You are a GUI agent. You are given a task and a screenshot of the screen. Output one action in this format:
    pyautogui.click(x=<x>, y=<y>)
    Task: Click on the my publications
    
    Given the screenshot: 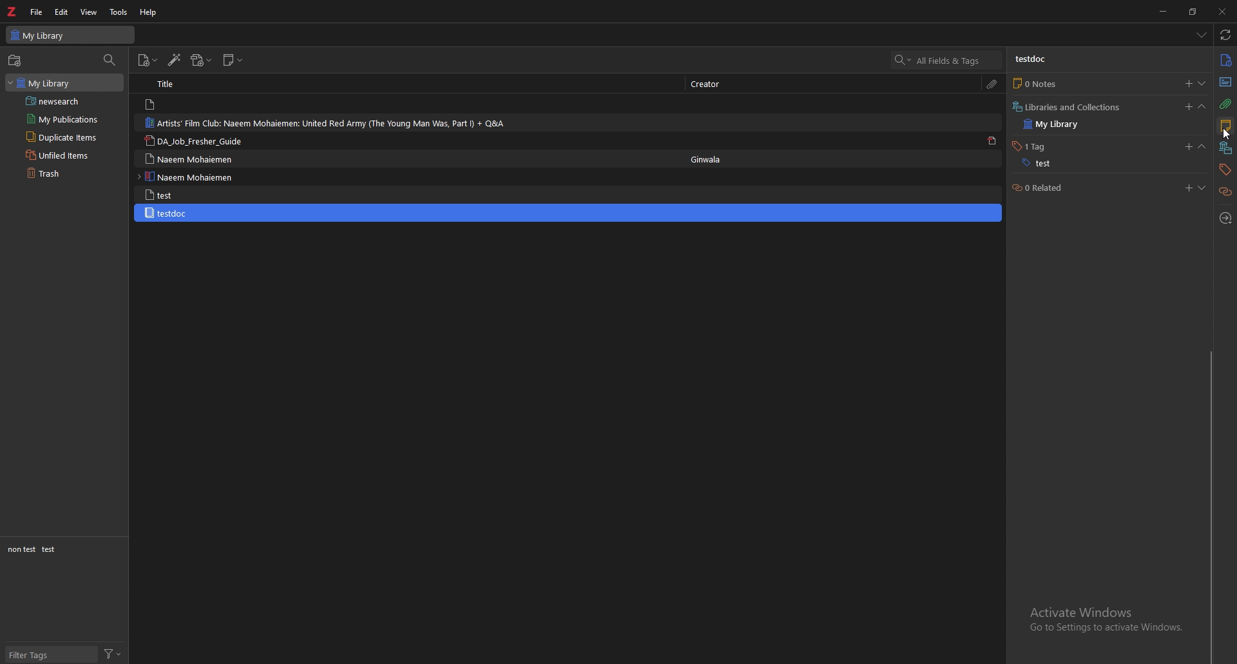 What is the action you would take?
    pyautogui.click(x=68, y=119)
    